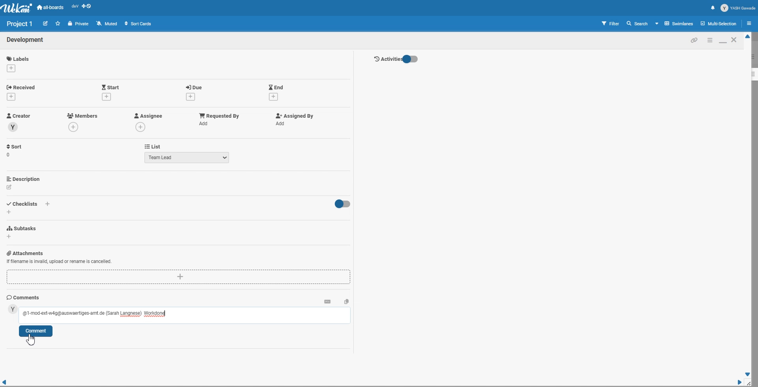 The width and height of the screenshot is (758, 387). Describe the element at coordinates (13, 96) in the screenshot. I see `add` at that location.